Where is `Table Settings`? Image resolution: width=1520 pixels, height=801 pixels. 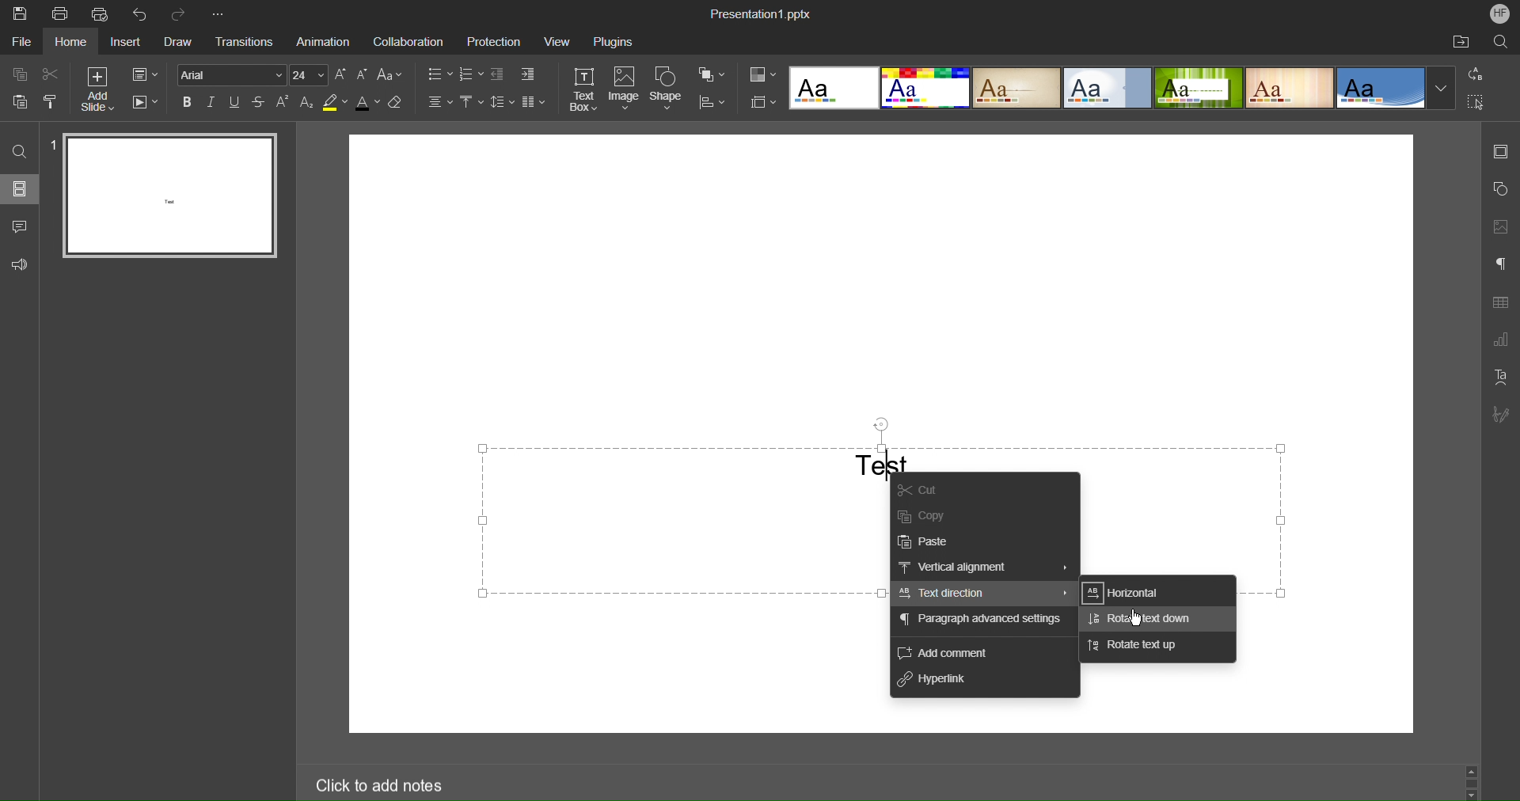 Table Settings is located at coordinates (1500, 303).